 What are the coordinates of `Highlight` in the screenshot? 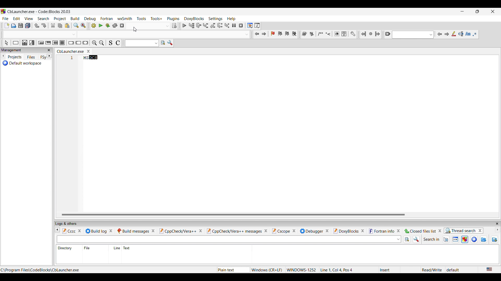 It's located at (454, 34).